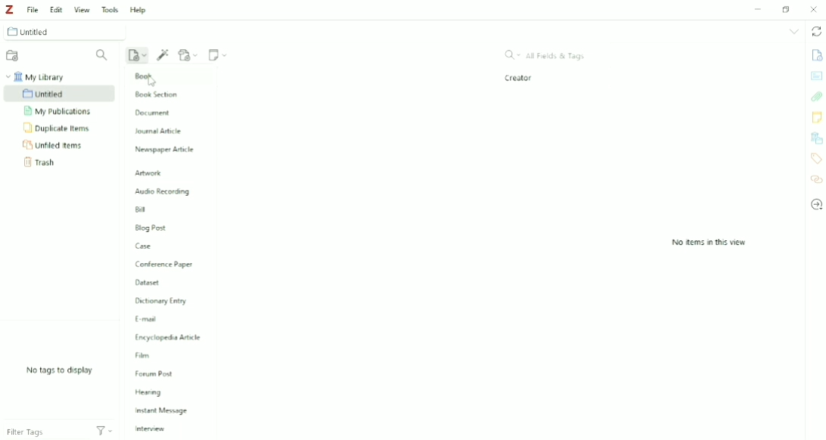 The image size is (826, 440). Describe the element at coordinates (709, 243) in the screenshot. I see `No items in this view` at that location.